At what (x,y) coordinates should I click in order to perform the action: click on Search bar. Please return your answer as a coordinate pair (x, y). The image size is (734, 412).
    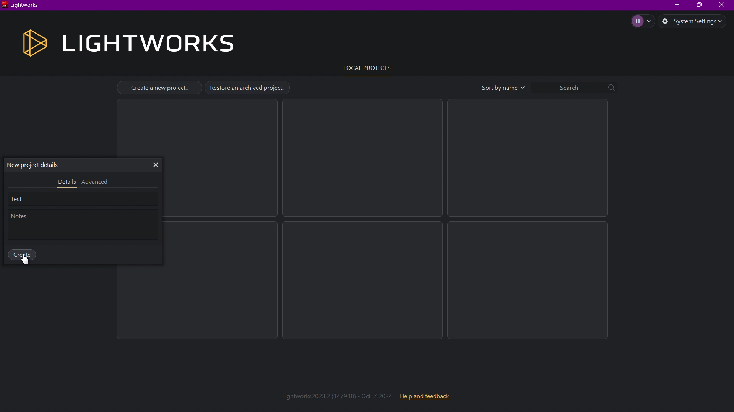
    Looking at the image, I should click on (575, 87).